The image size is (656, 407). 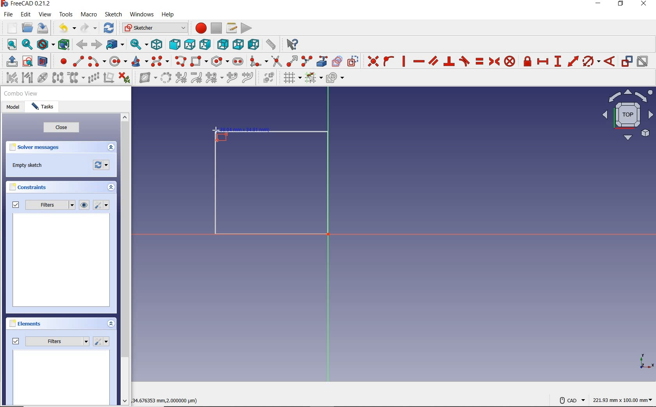 I want to click on preview, so click(x=62, y=261).